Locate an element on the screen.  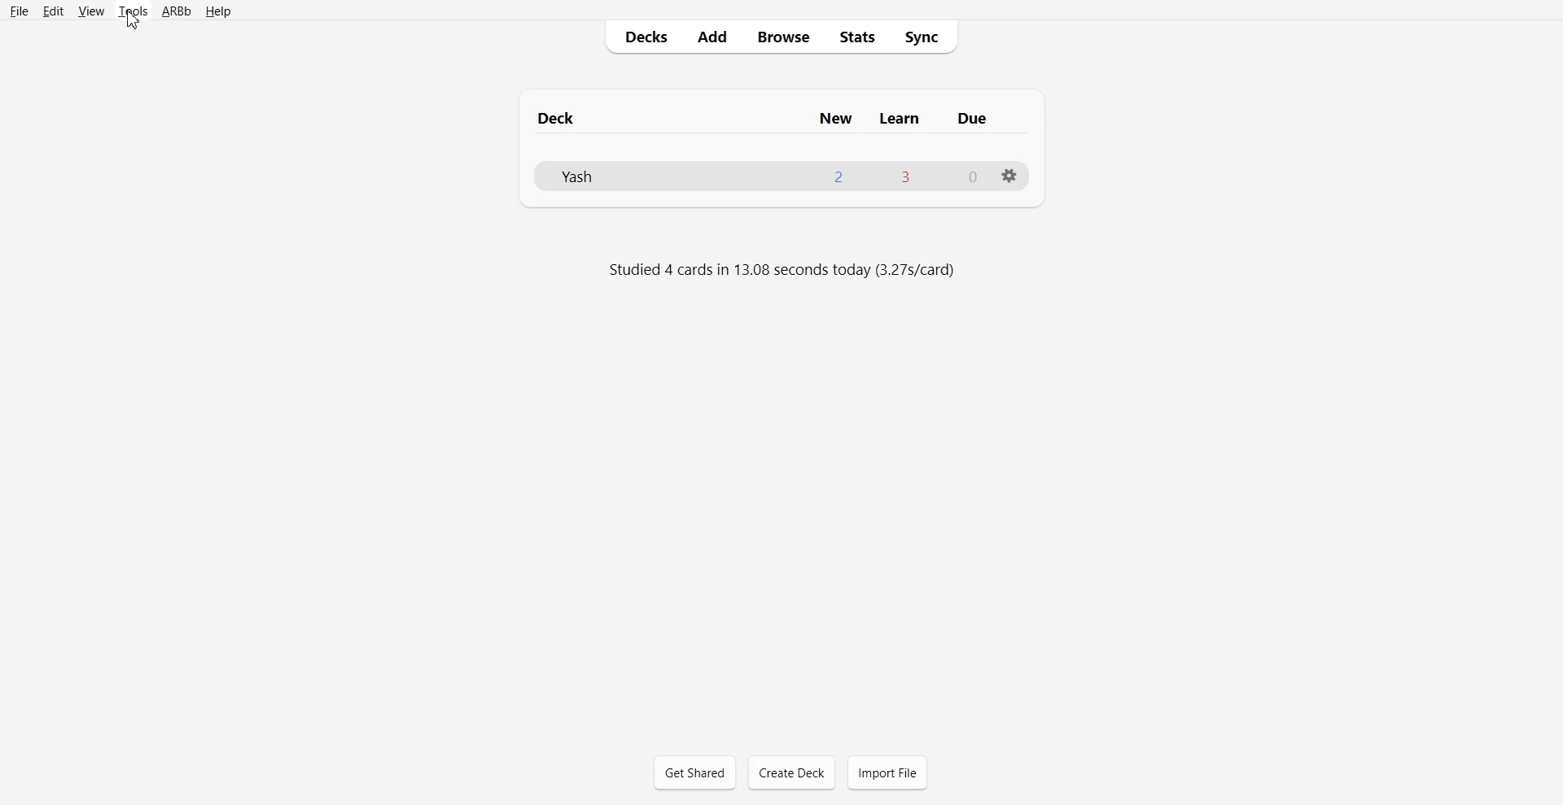
Deck New Learn Due is located at coordinates (777, 114).